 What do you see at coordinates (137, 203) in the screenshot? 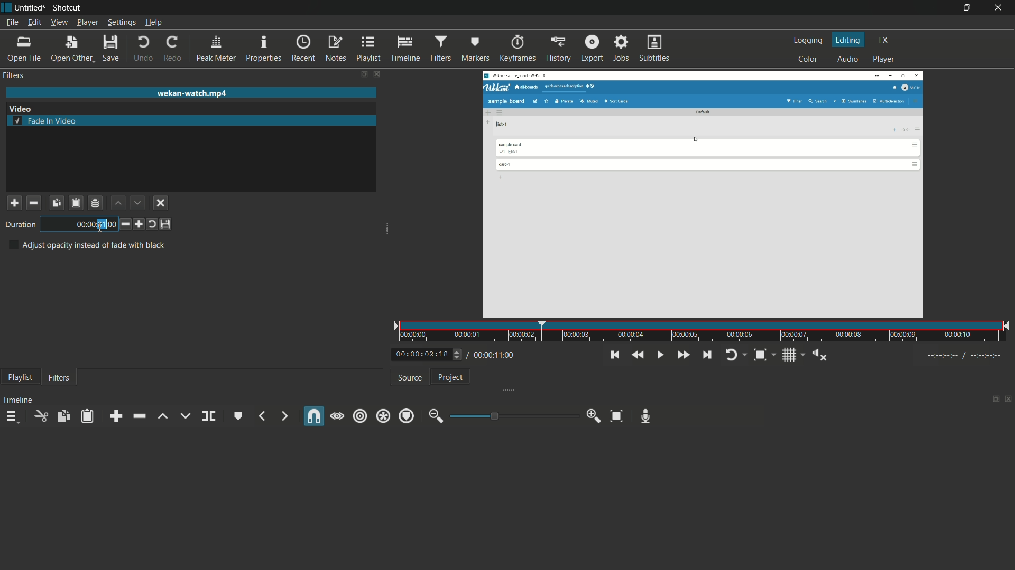
I see `move filter down` at bounding box center [137, 203].